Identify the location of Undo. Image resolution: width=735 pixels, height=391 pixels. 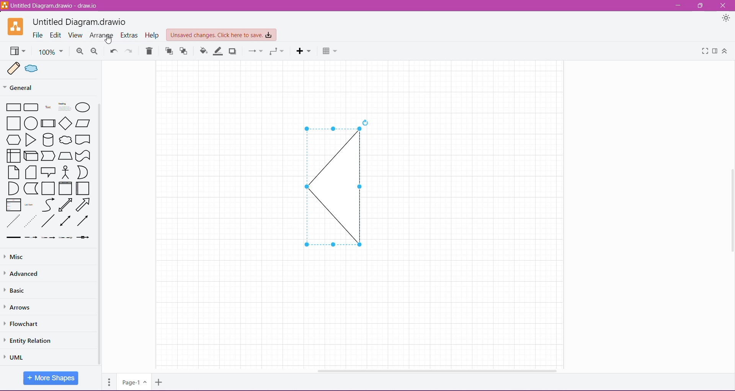
(113, 51).